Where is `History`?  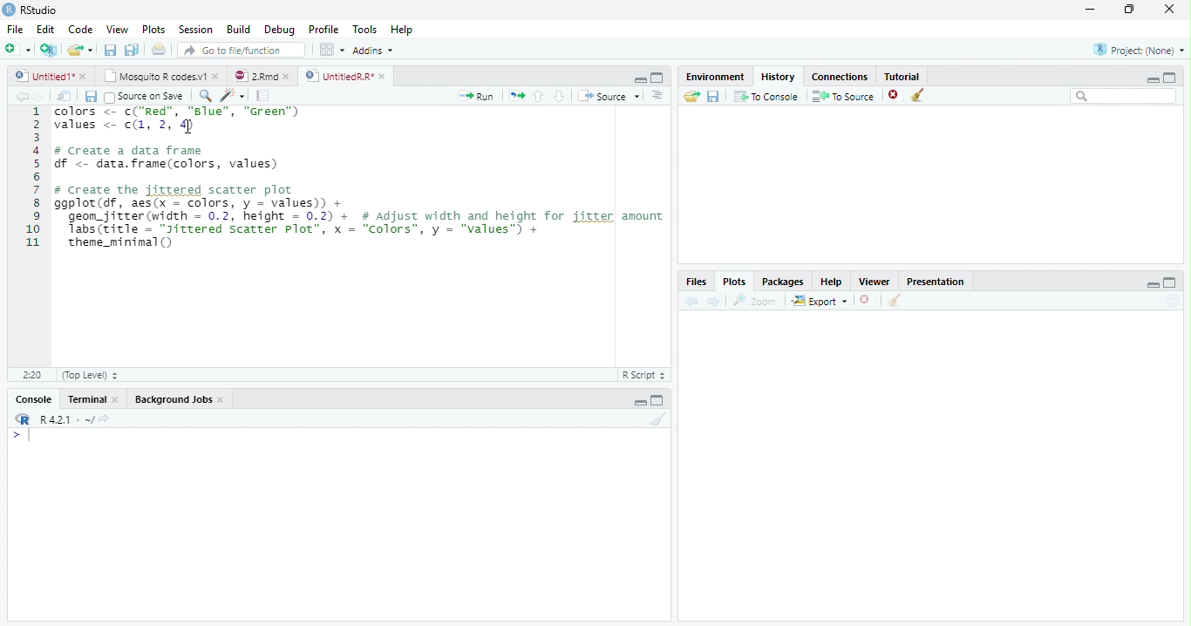 History is located at coordinates (779, 77).